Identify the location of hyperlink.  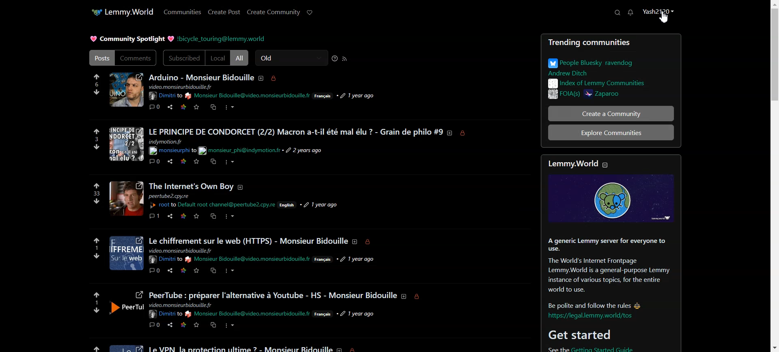
(248, 260).